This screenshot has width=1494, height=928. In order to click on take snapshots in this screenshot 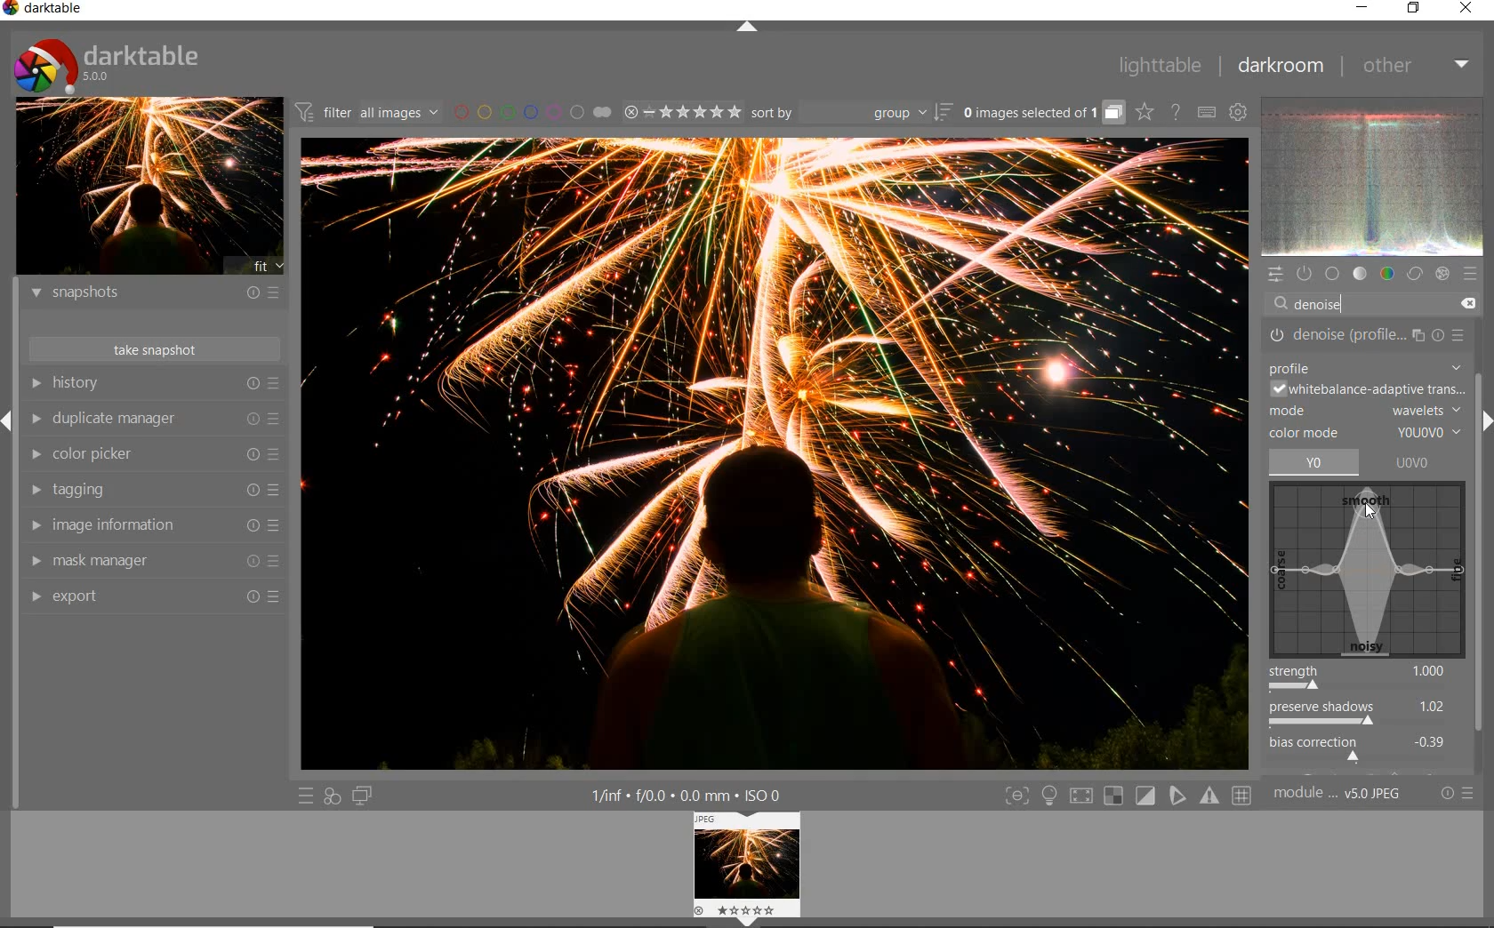, I will do `click(154, 350)`.